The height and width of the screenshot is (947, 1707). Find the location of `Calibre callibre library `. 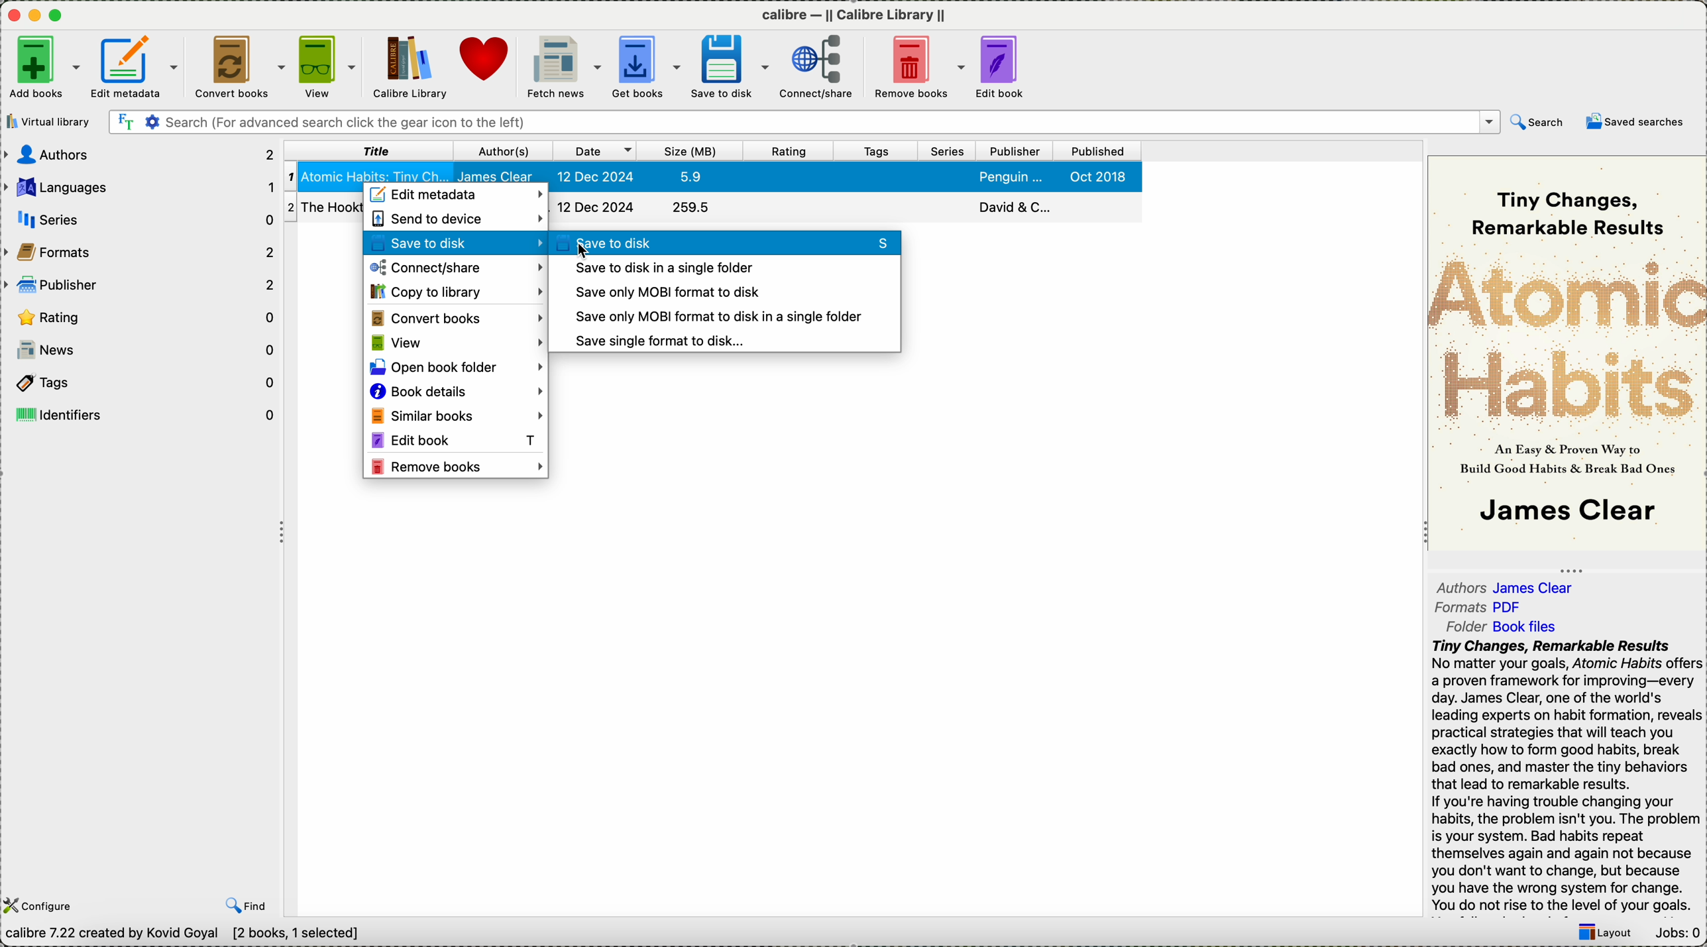

Calibre callibre library  is located at coordinates (854, 13).